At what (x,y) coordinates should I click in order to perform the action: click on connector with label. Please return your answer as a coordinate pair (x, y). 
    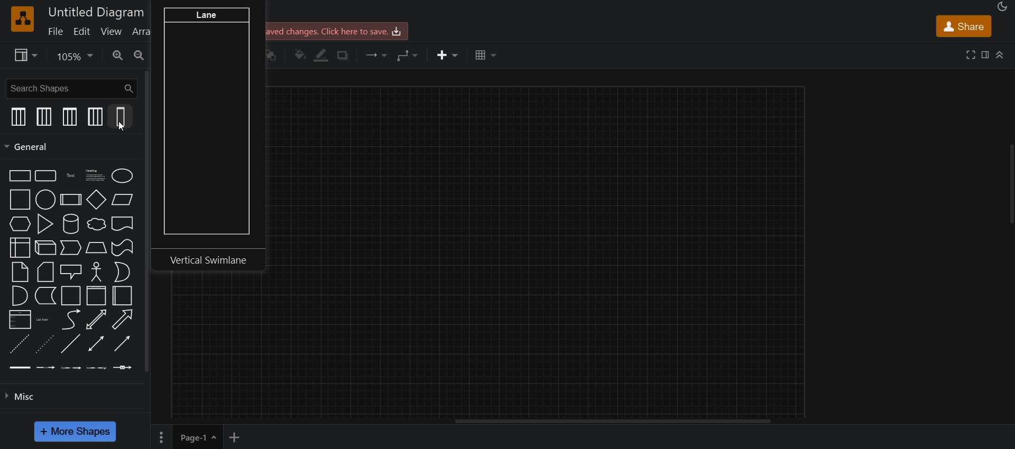
    Looking at the image, I should click on (47, 368).